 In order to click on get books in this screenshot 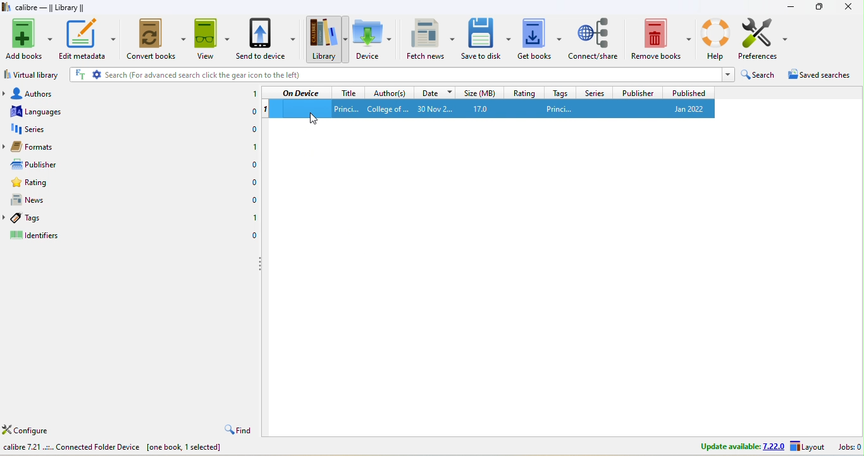, I will do `click(540, 38)`.